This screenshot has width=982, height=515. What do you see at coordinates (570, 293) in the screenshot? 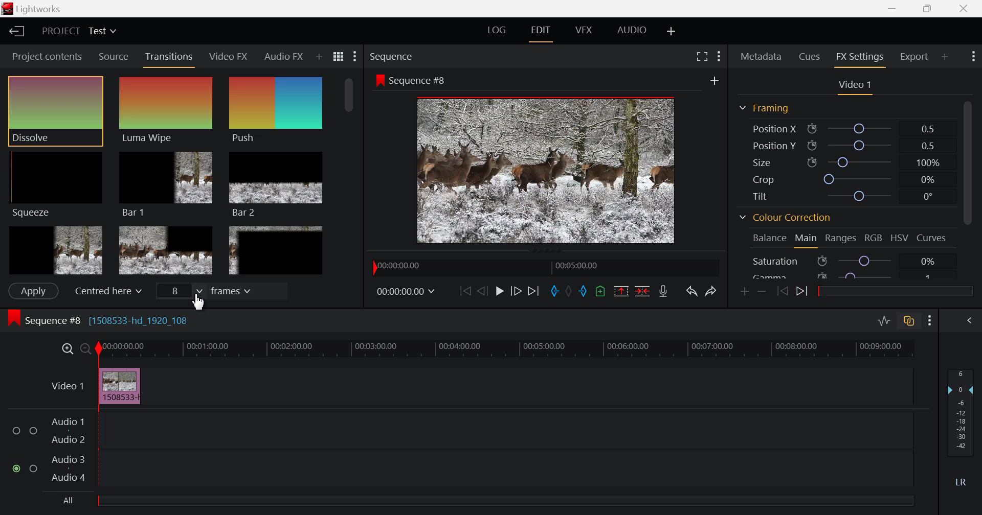
I see `Remove all marks` at bounding box center [570, 293].